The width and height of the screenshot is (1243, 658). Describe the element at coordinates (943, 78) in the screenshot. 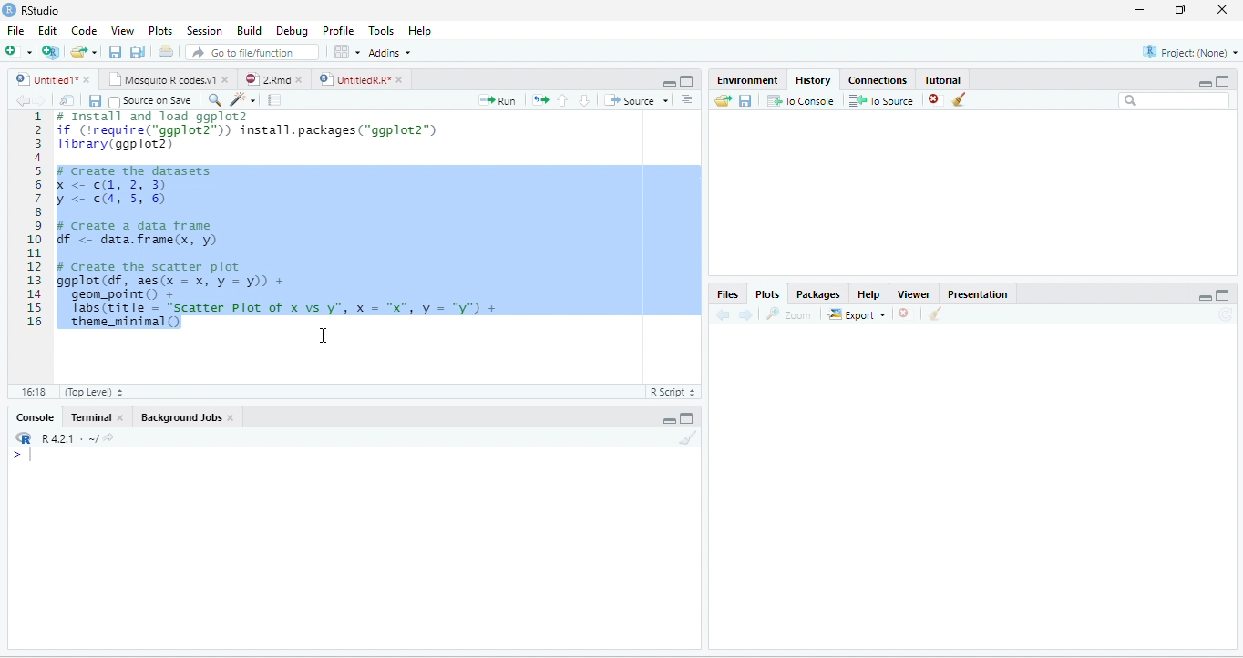

I see `Tutorial` at that location.